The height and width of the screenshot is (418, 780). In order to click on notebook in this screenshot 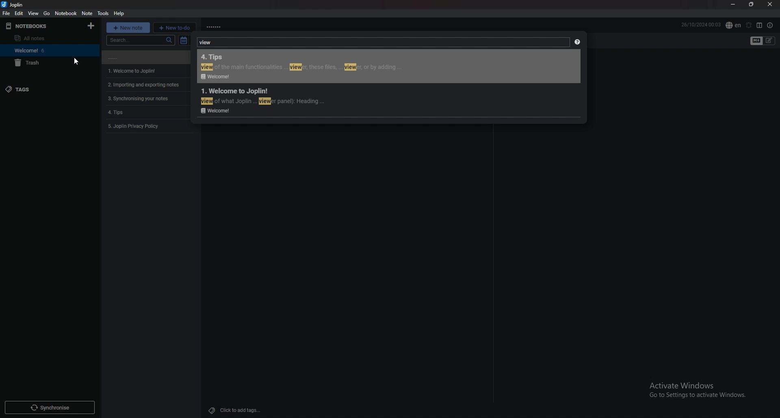, I will do `click(66, 13)`.